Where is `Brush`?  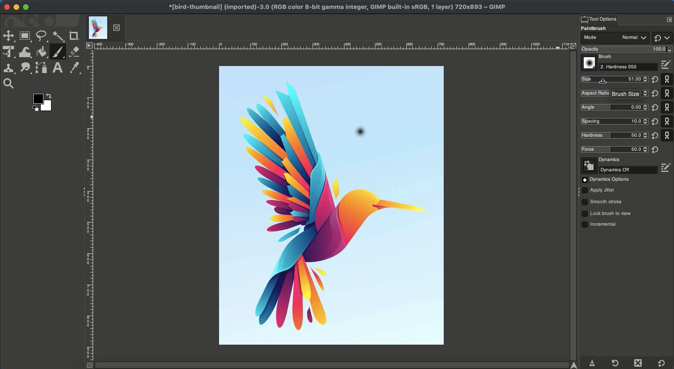 Brush is located at coordinates (598, 57).